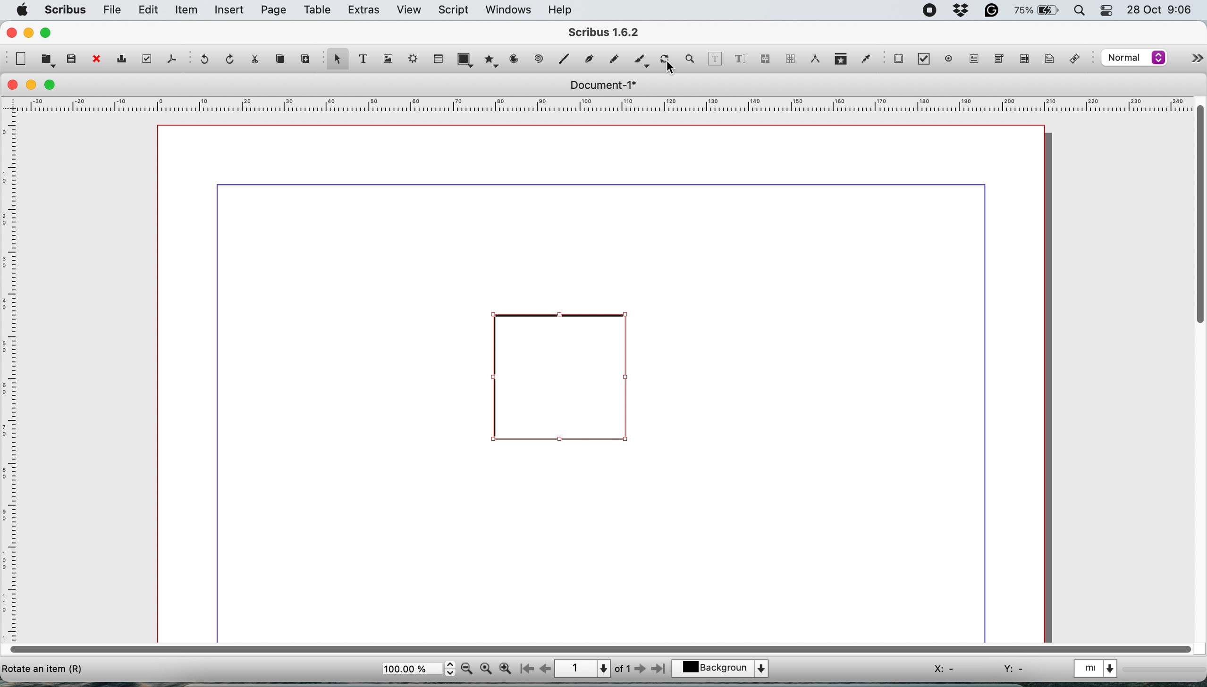 This screenshot has width=1207, height=687. I want to click on freehand line, so click(612, 59).